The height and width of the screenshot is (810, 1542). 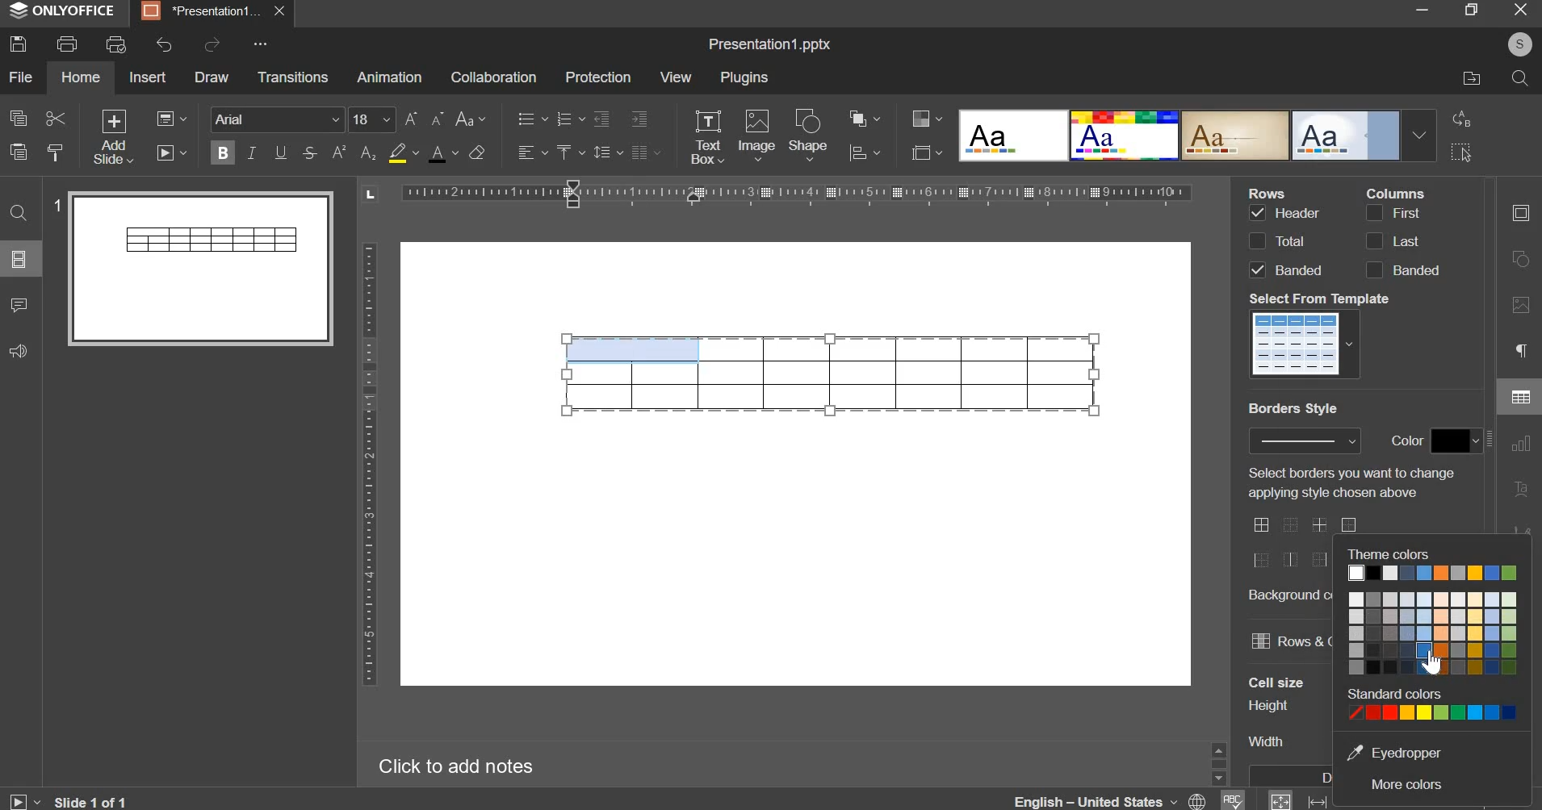 What do you see at coordinates (1129, 799) in the screenshot?
I see `language & spelling` at bounding box center [1129, 799].